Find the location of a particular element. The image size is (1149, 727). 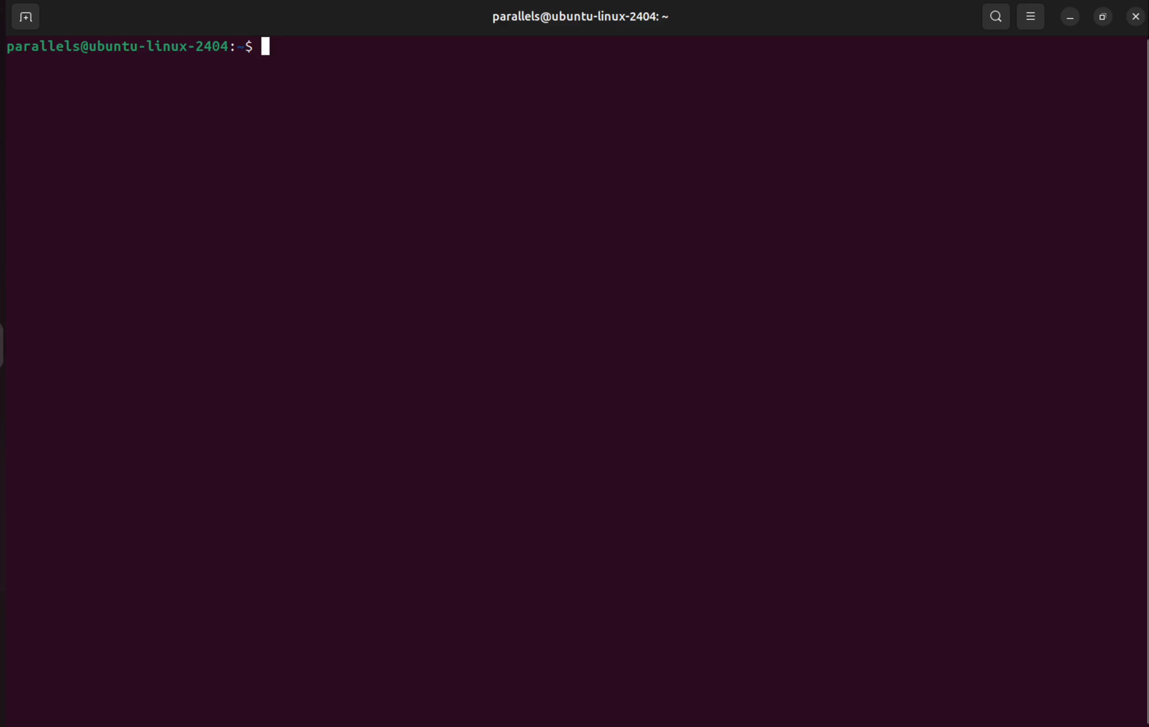

parallels@ubuntu-linux-2404: ~ is located at coordinates (586, 19).